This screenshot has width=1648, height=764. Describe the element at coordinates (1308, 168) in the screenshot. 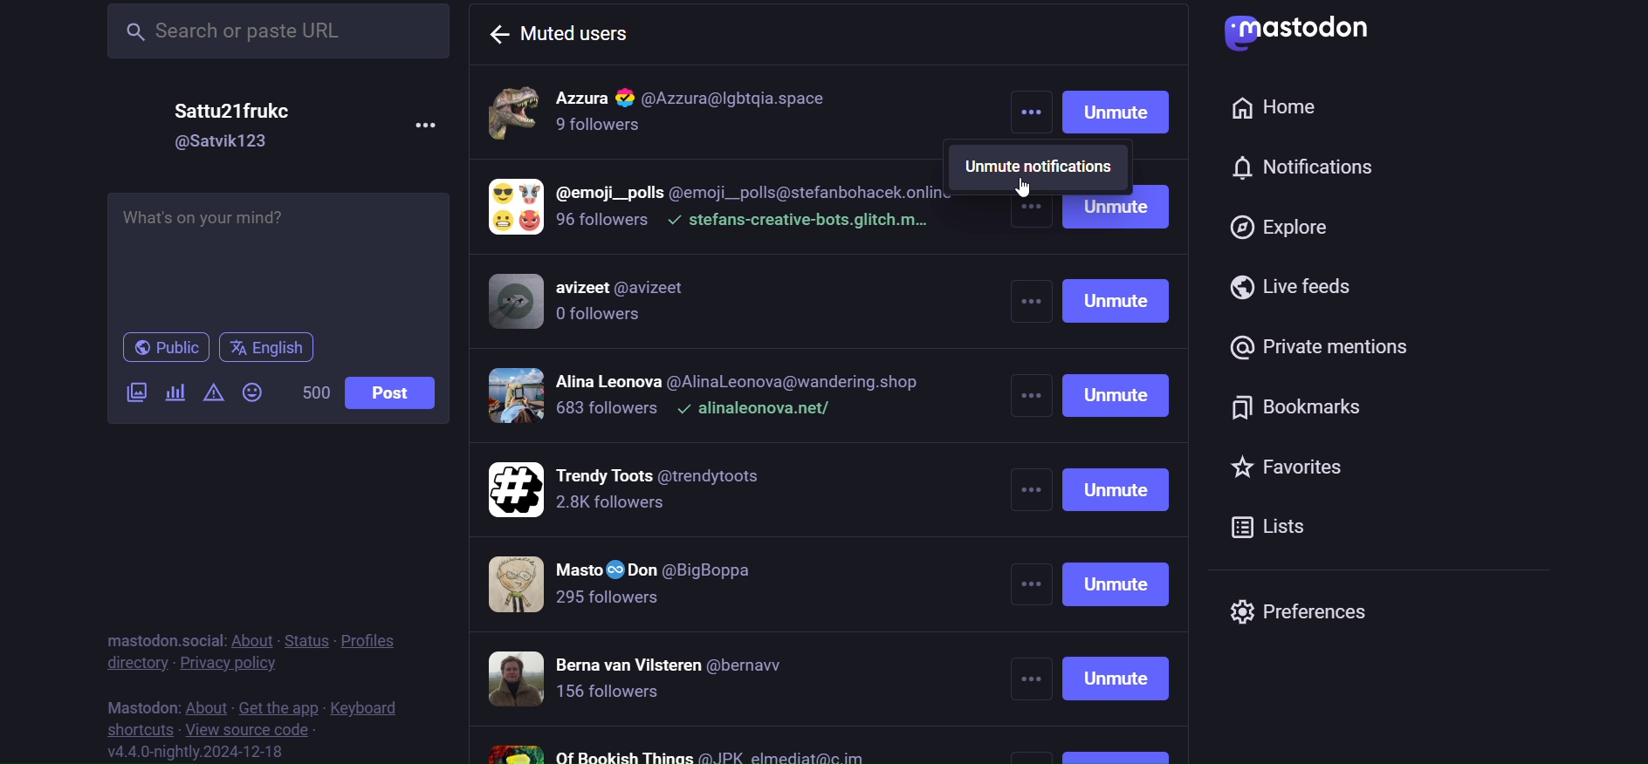

I see `notification` at that location.